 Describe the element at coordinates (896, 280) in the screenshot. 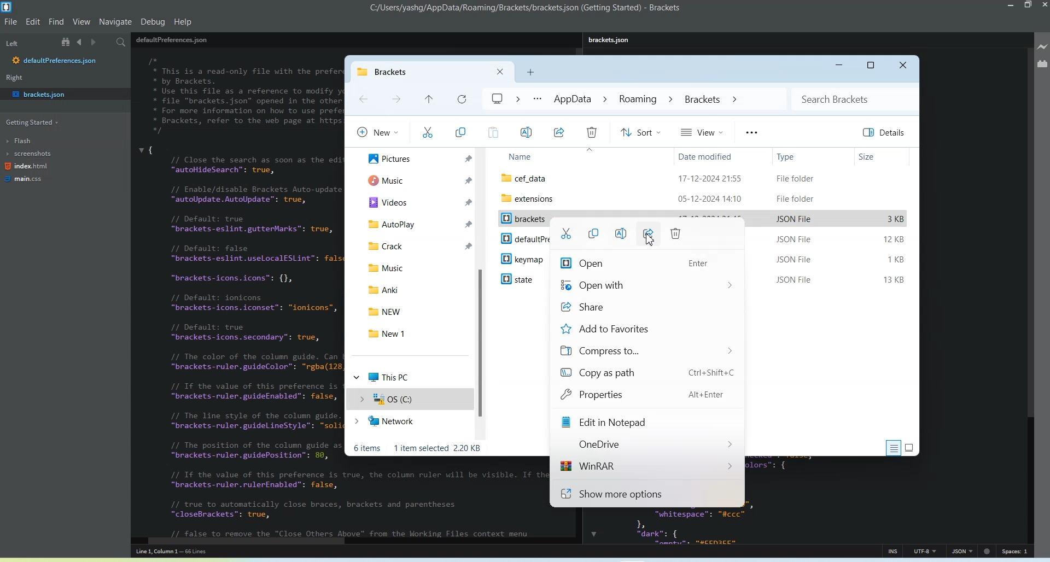

I see `13 KB` at that location.